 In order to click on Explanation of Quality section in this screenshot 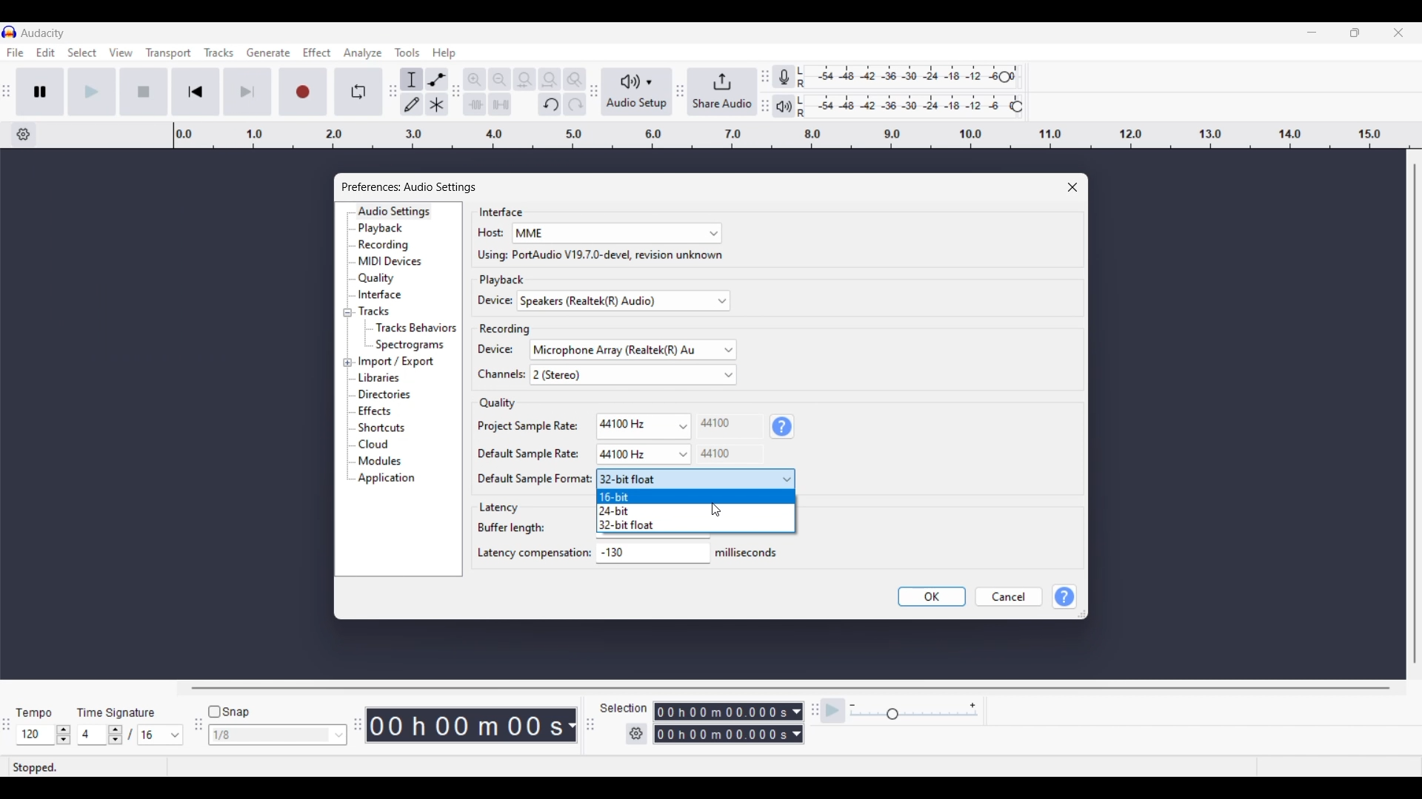, I will do `click(782, 427)`.